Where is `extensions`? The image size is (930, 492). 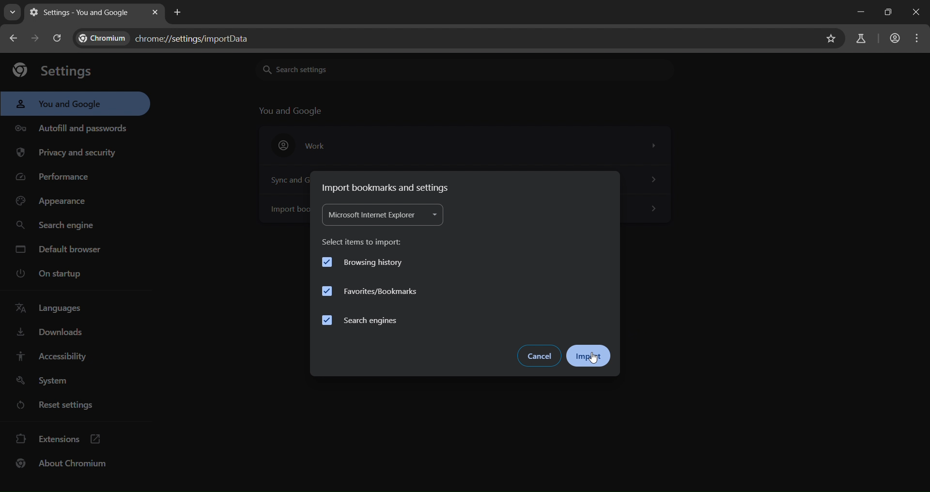 extensions is located at coordinates (62, 438).